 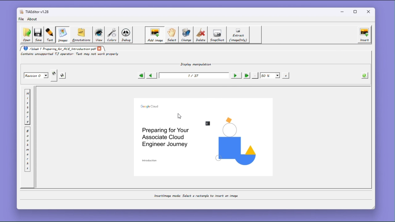 I want to click on Last page, so click(x=246, y=76).